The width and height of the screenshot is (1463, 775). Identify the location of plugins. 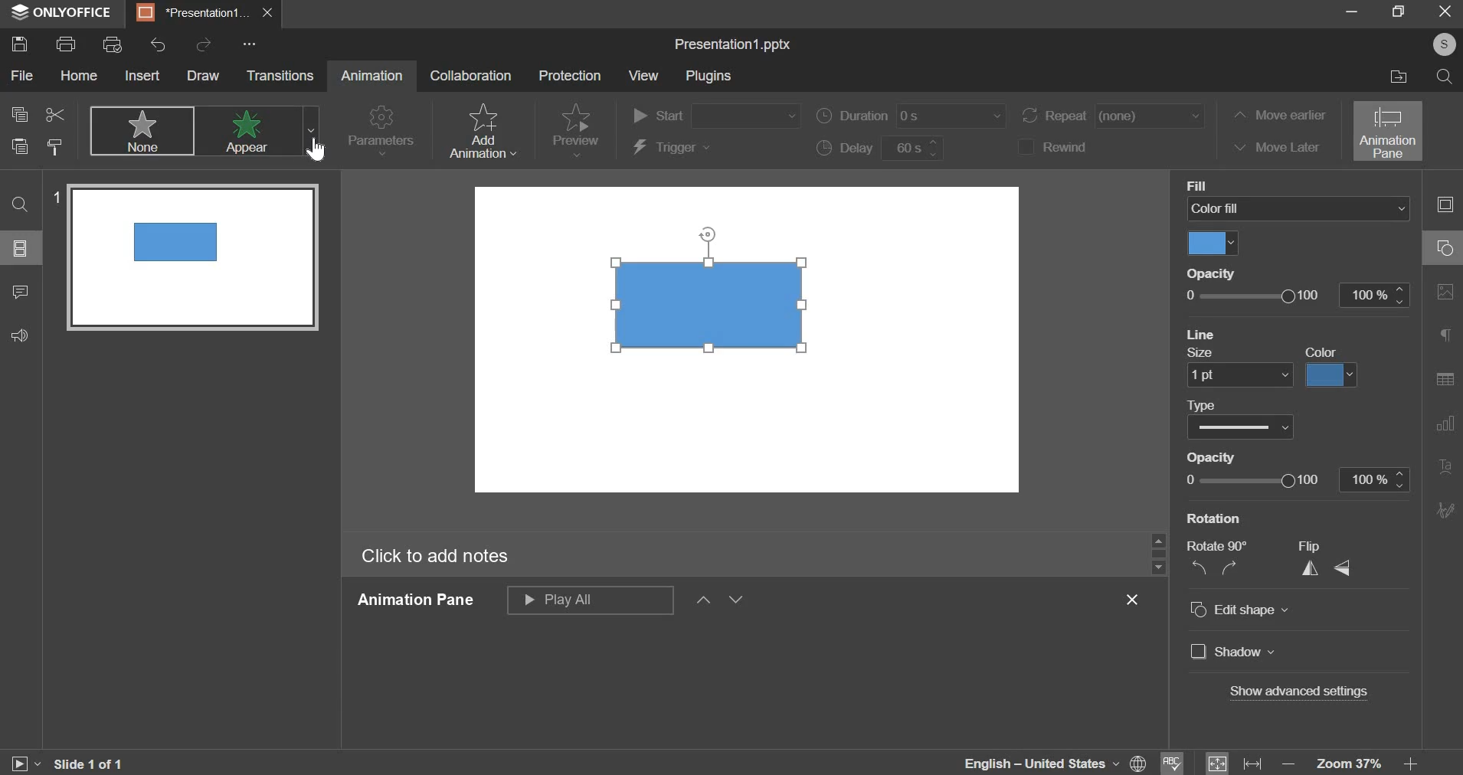
(709, 74).